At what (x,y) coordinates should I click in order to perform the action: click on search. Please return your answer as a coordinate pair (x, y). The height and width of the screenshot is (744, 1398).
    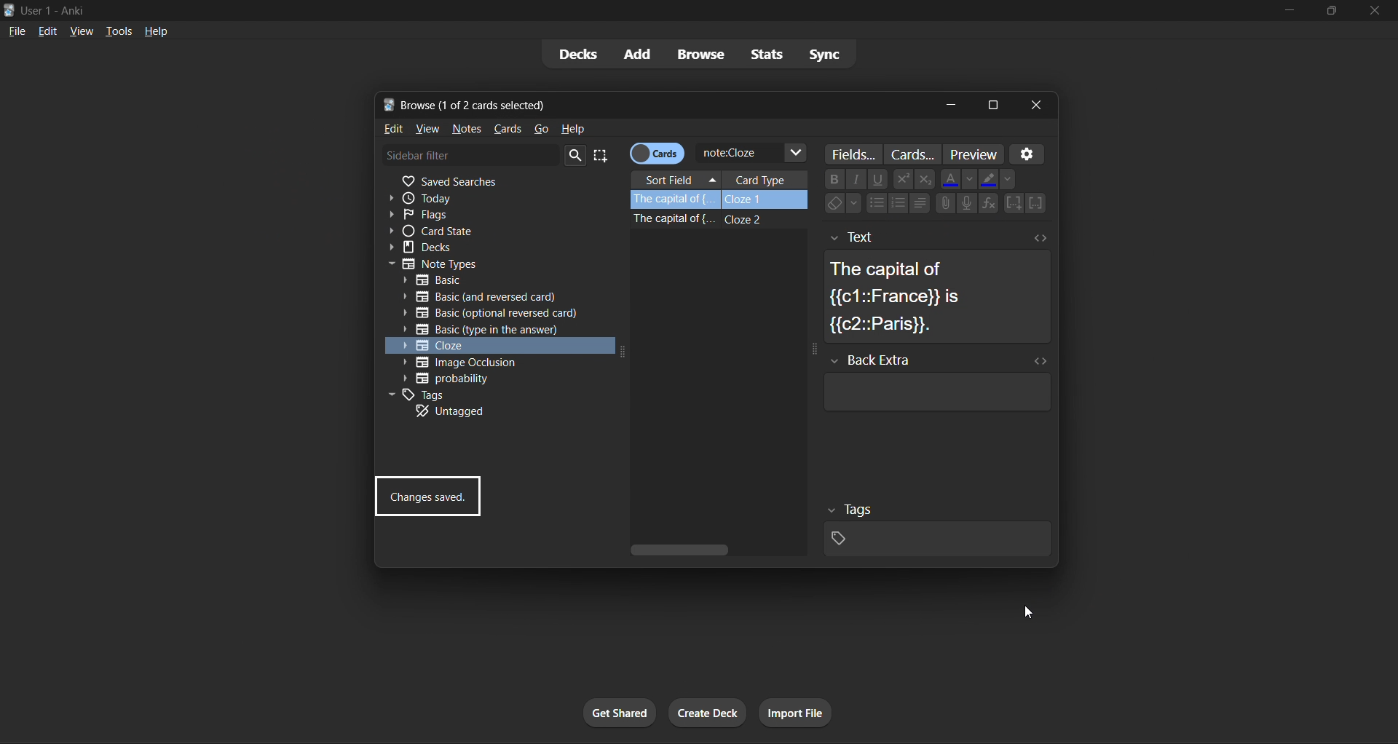
    Looking at the image, I should click on (577, 156).